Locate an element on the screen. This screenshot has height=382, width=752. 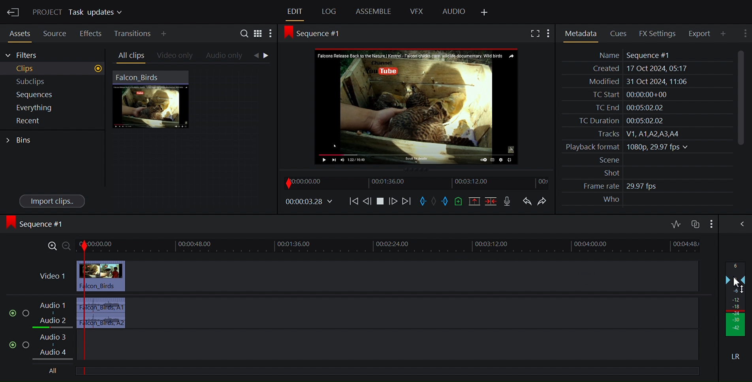
Zoom out is located at coordinates (67, 246).